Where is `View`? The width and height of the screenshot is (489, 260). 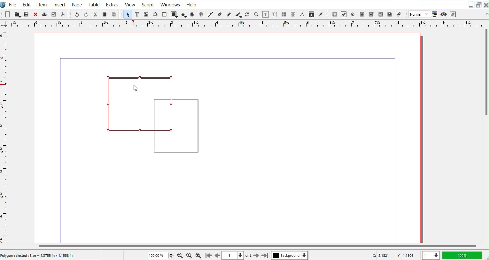
View is located at coordinates (129, 4).